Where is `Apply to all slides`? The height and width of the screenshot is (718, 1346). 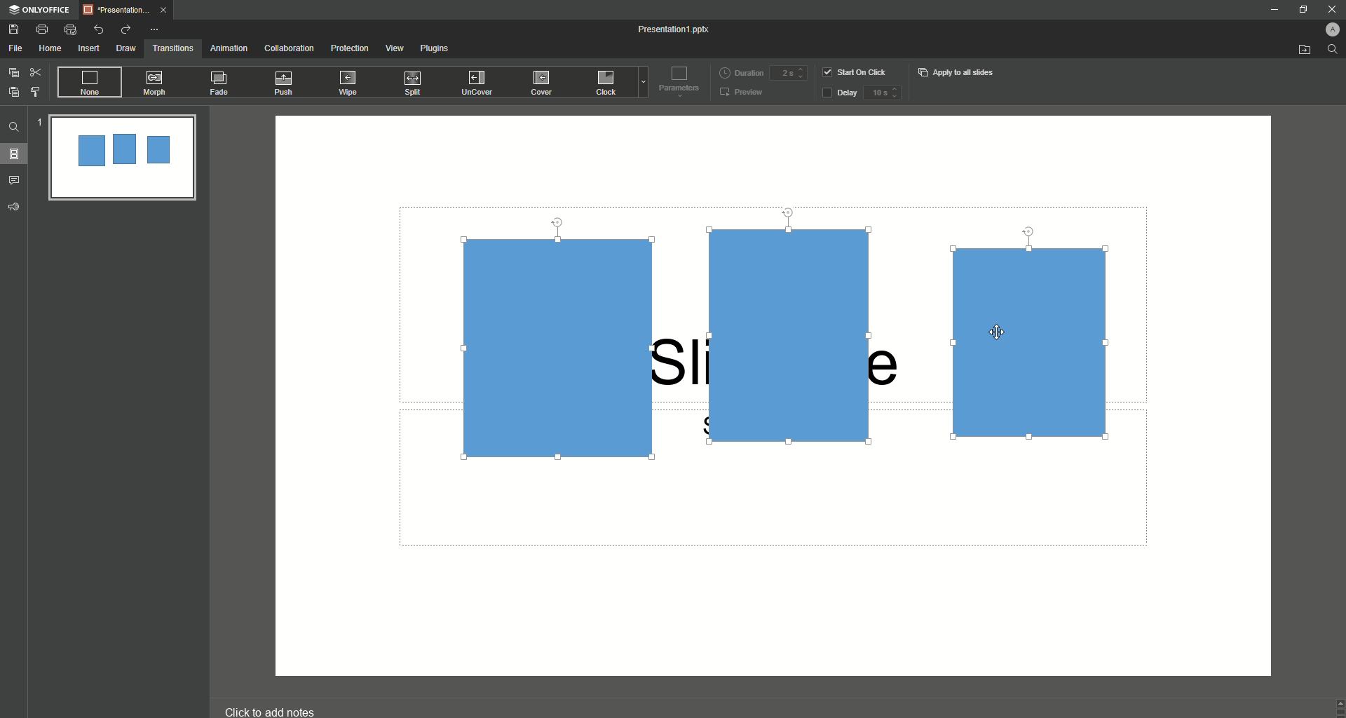 Apply to all slides is located at coordinates (958, 72).